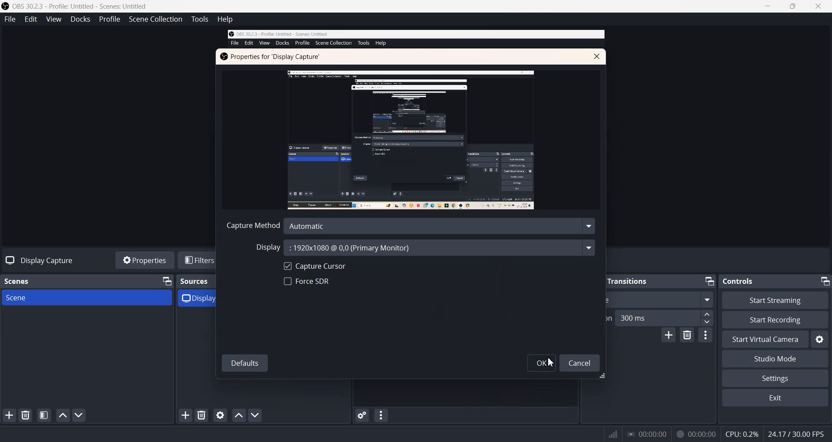  What do you see at coordinates (613, 436) in the screenshot?
I see `signal display ` at bounding box center [613, 436].